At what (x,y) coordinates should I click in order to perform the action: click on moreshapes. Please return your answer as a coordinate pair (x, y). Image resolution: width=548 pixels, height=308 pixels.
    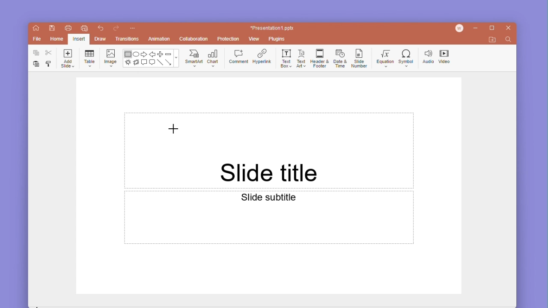
    Looking at the image, I should click on (178, 58).